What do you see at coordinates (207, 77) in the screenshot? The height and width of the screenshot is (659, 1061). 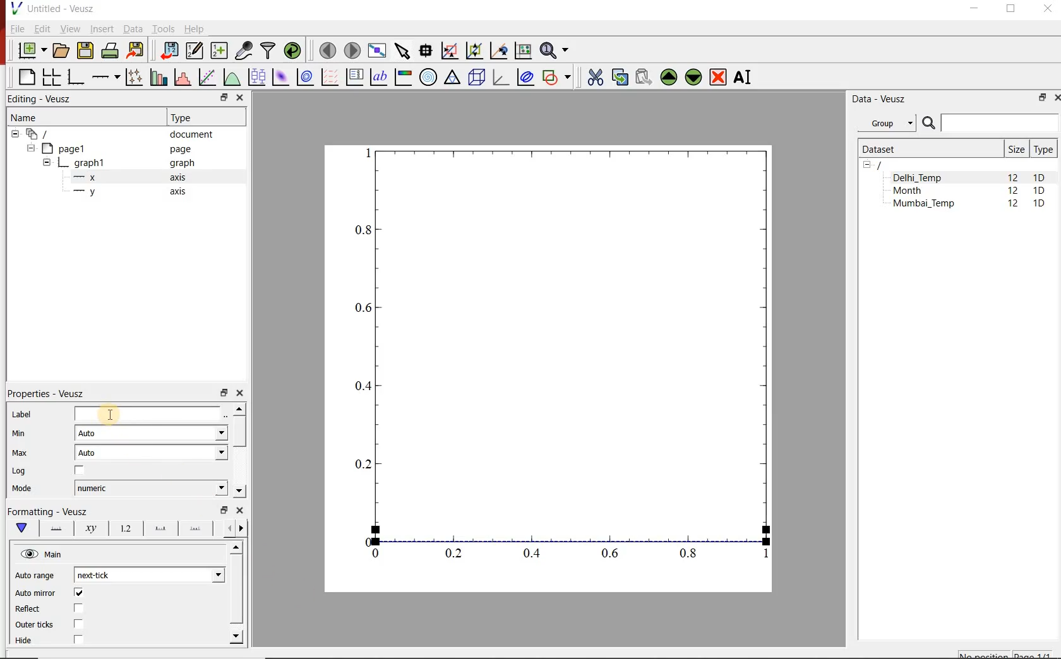 I see `fit a function to data` at bounding box center [207, 77].